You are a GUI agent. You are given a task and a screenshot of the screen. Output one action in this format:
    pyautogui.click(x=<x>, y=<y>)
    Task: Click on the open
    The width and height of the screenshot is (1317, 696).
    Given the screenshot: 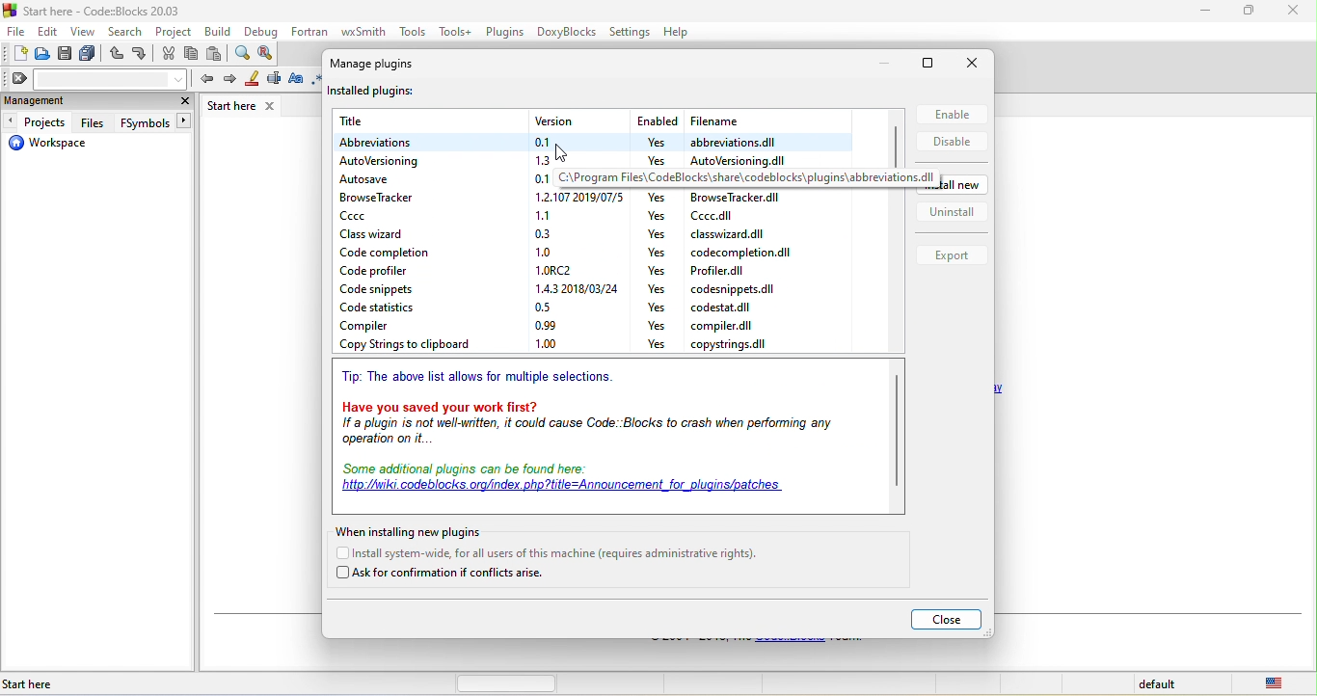 What is the action you would take?
    pyautogui.click(x=43, y=54)
    